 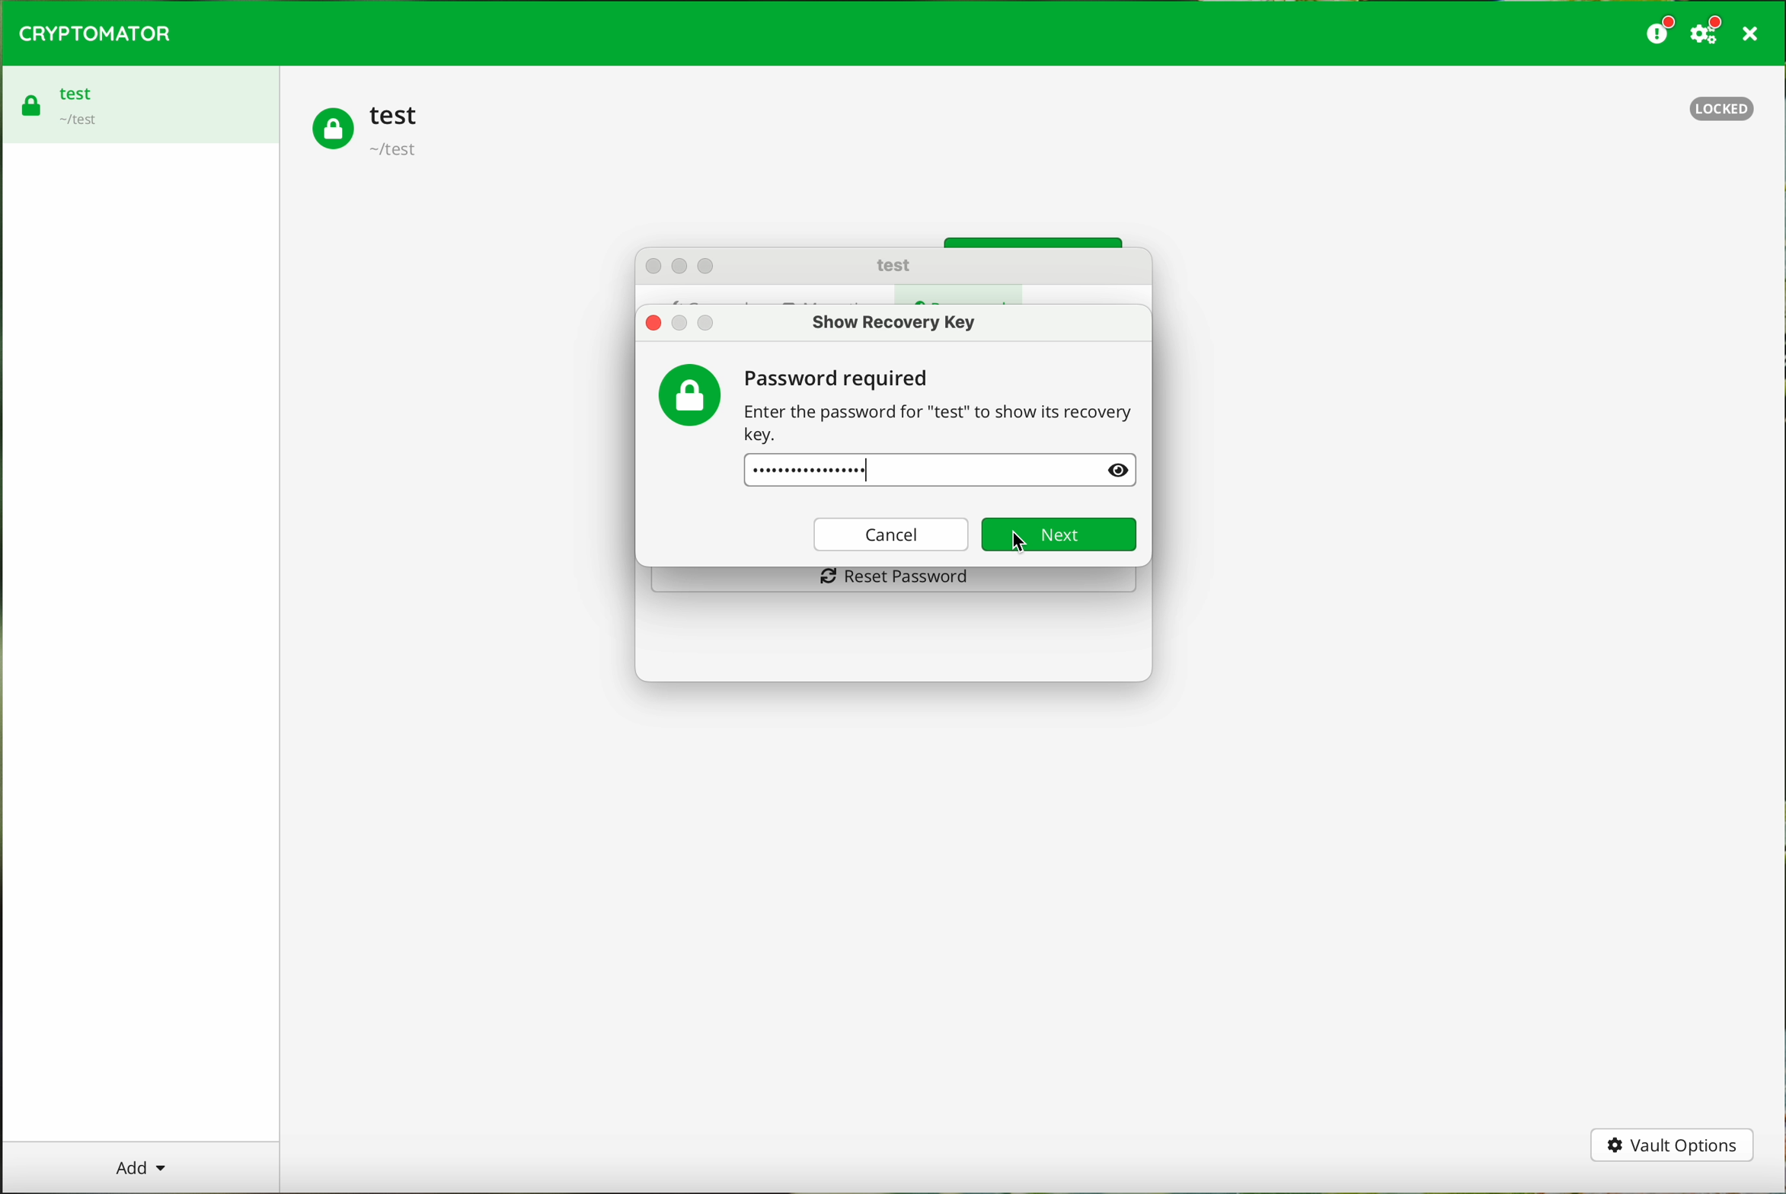 What do you see at coordinates (1027, 539) in the screenshot?
I see `cursor` at bounding box center [1027, 539].